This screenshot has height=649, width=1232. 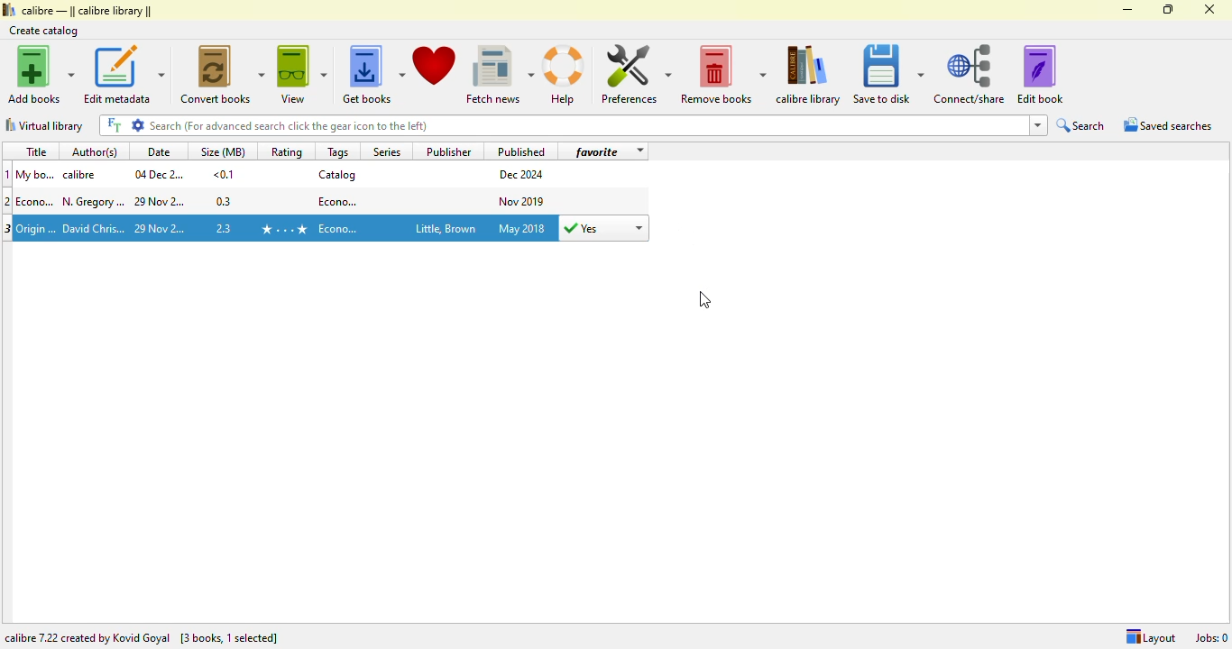 What do you see at coordinates (597, 151) in the screenshot?
I see `favorite` at bounding box center [597, 151].